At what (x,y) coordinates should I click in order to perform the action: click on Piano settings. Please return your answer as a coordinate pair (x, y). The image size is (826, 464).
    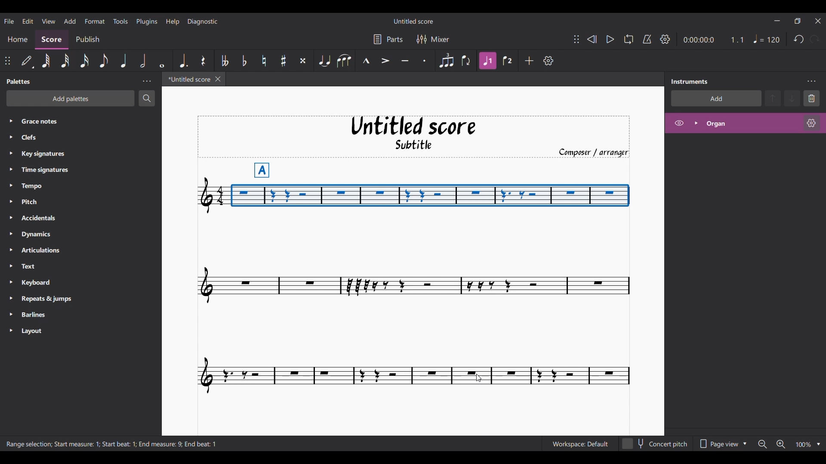
    Looking at the image, I should click on (811, 123).